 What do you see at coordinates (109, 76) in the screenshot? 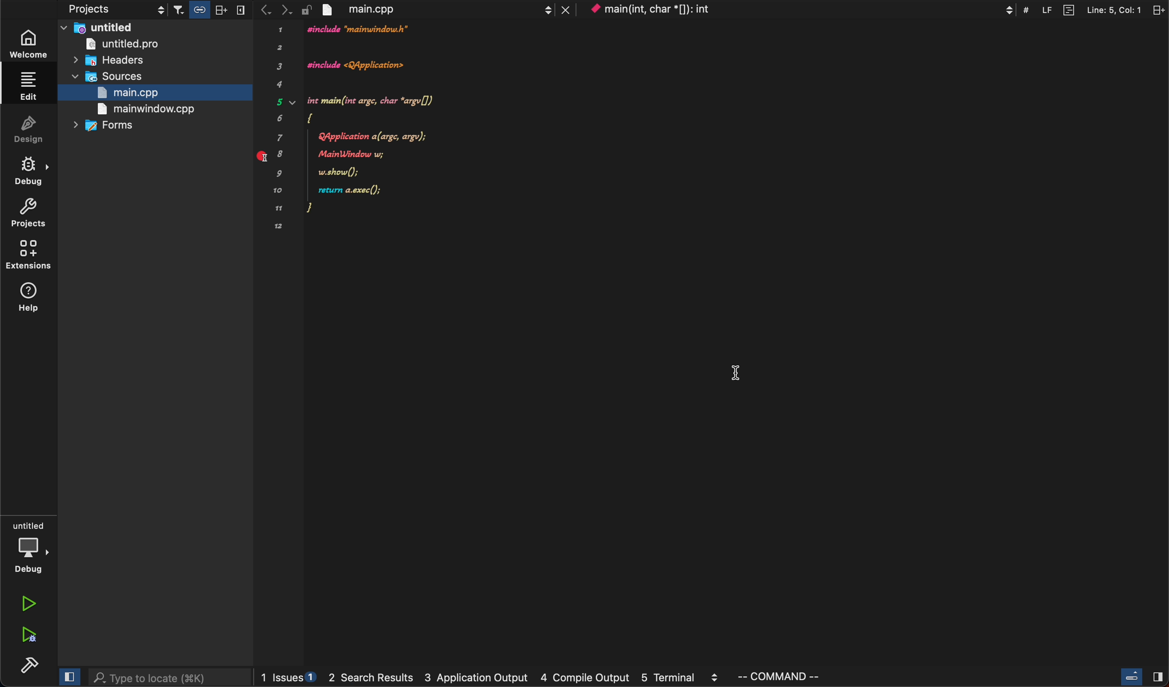
I see `sources` at bounding box center [109, 76].